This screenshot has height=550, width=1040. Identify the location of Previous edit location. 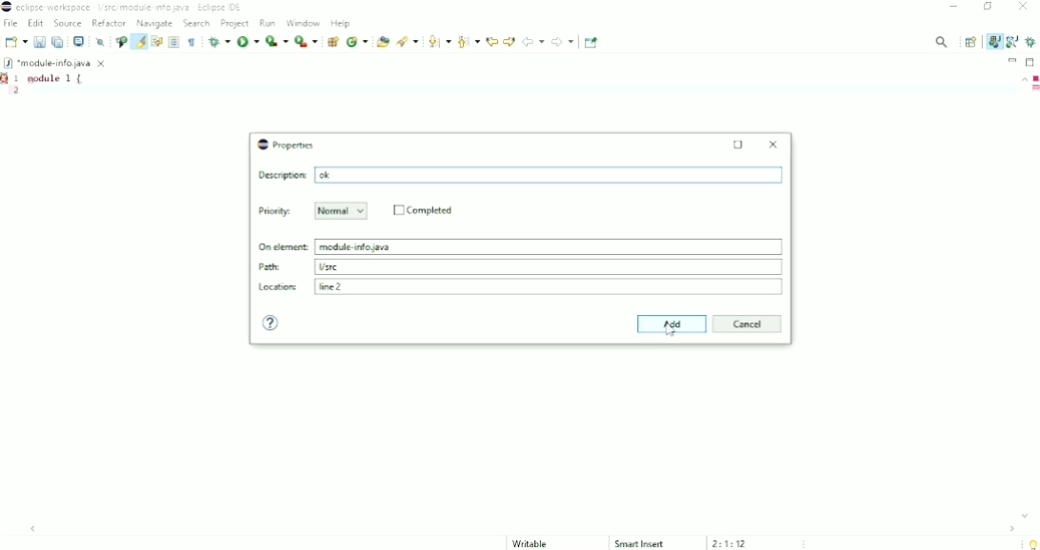
(491, 41).